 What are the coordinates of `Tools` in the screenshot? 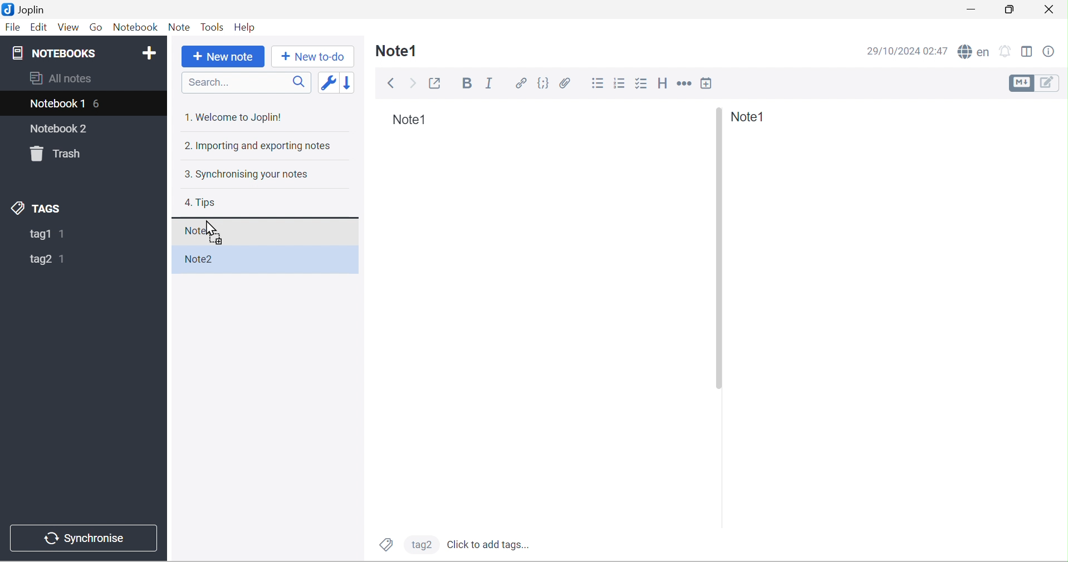 It's located at (213, 28).